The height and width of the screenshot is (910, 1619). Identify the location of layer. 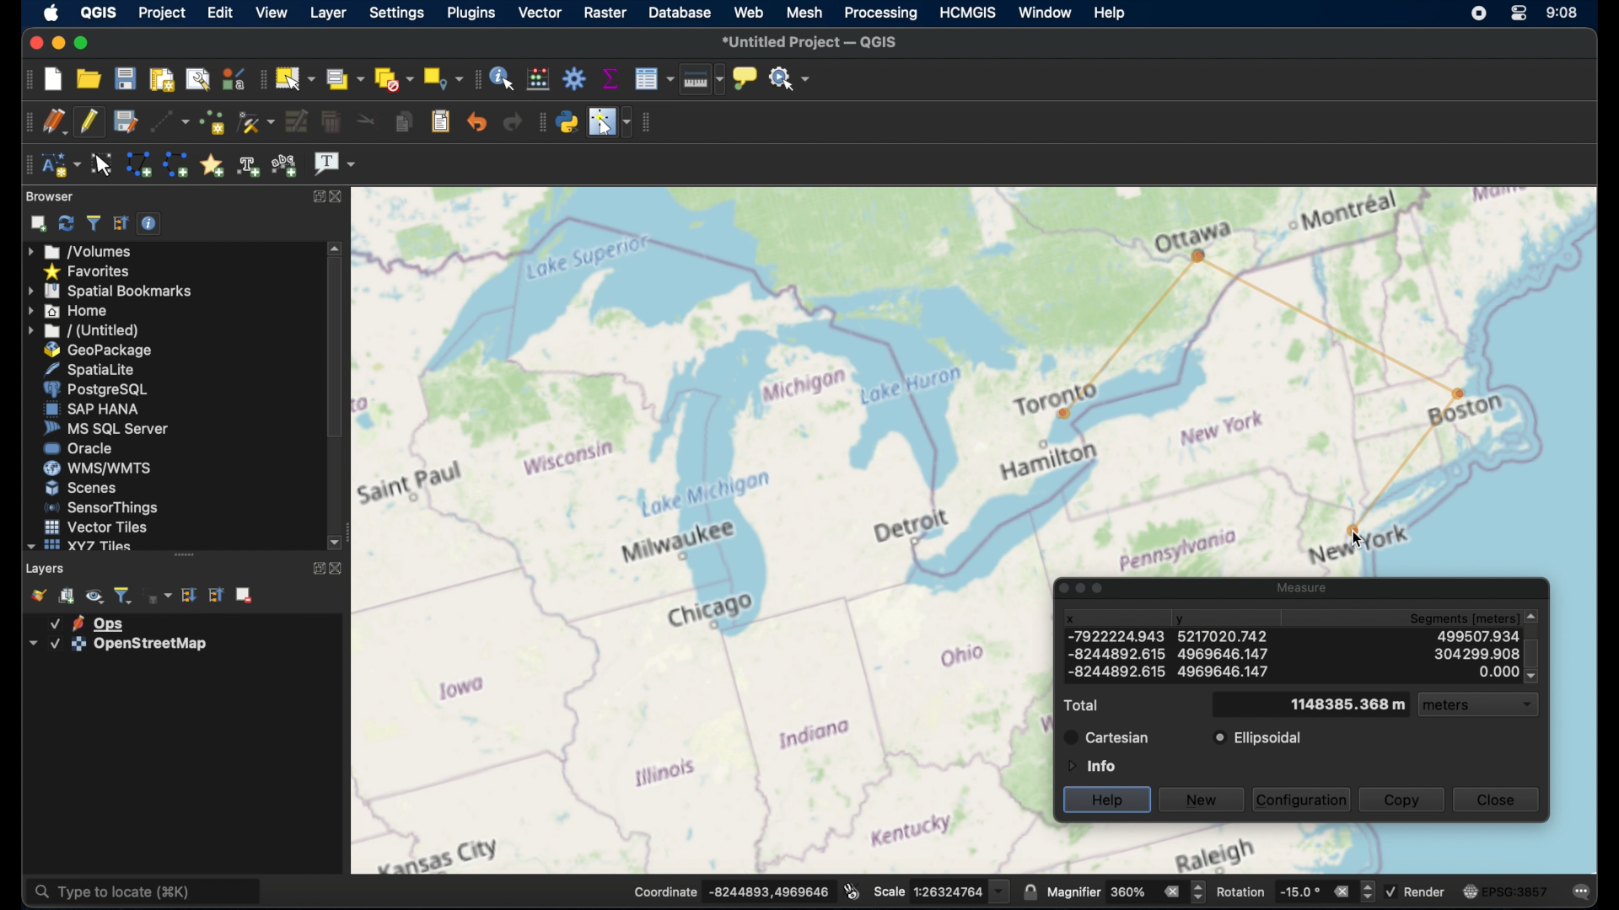
(88, 622).